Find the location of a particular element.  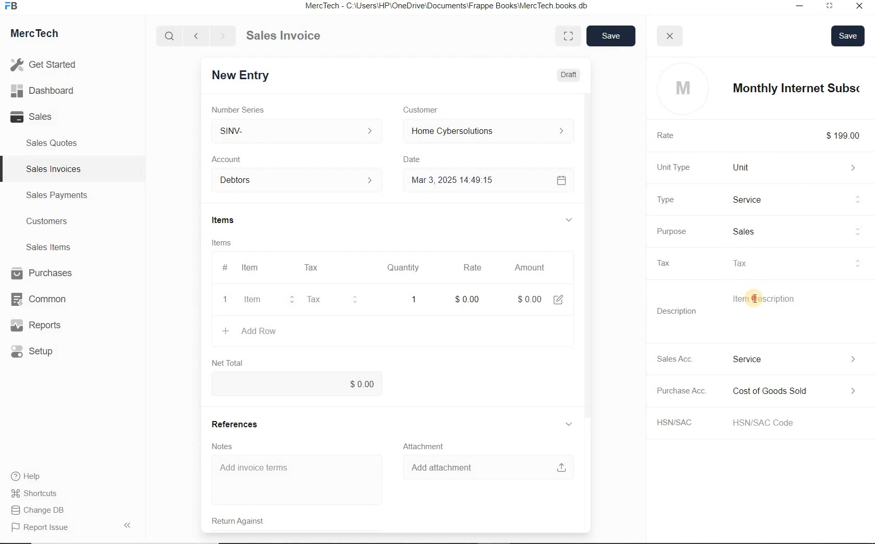

Help is located at coordinates (31, 476).